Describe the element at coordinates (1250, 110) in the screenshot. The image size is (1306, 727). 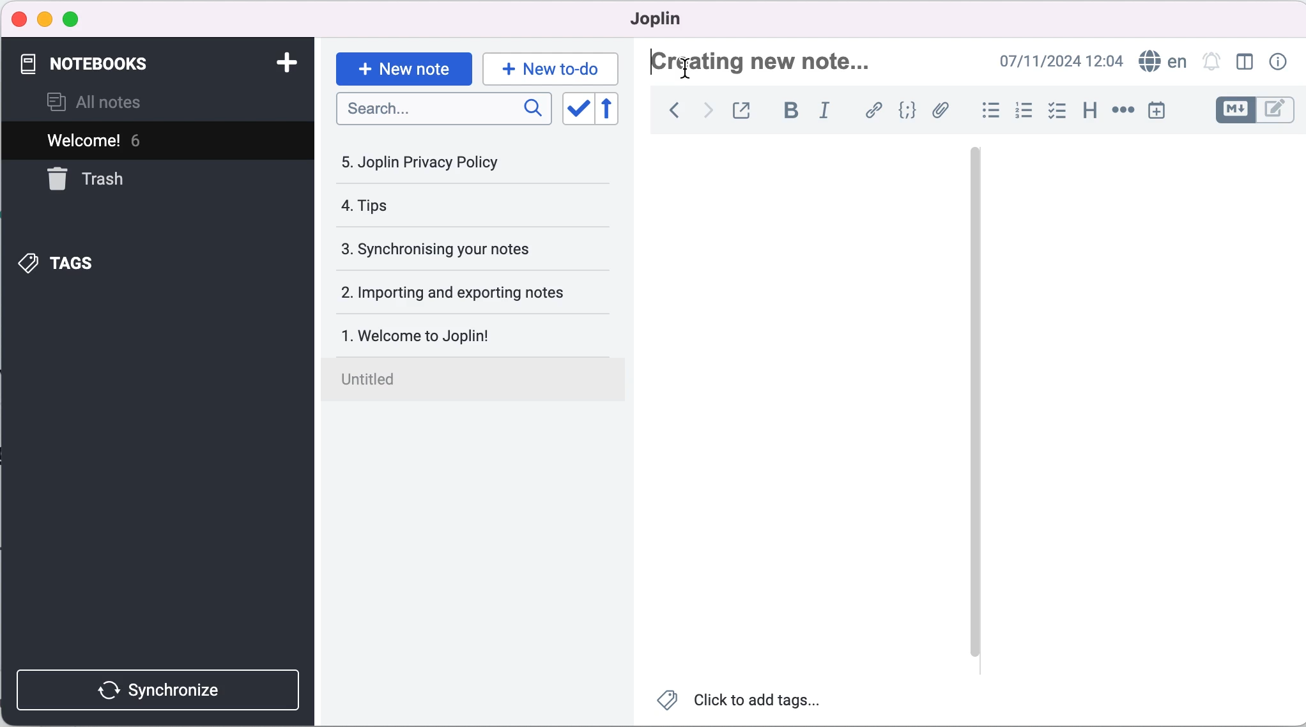
I see `toggle editors` at that location.